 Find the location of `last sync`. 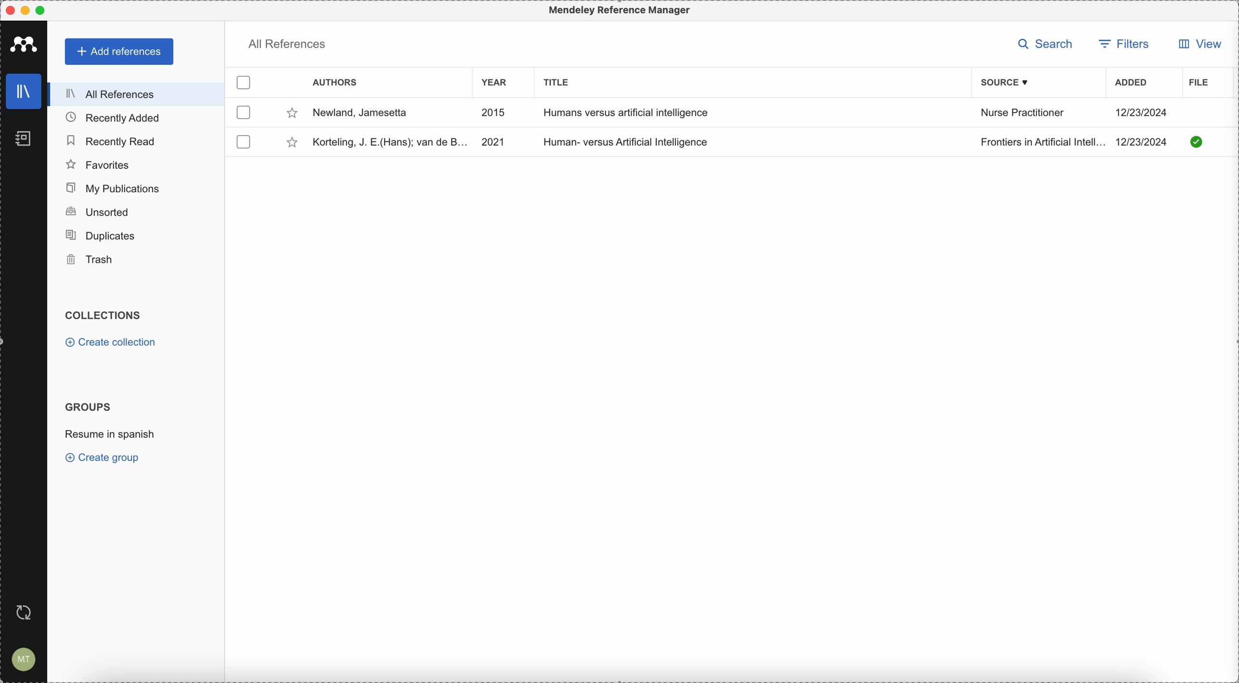

last sync is located at coordinates (25, 613).